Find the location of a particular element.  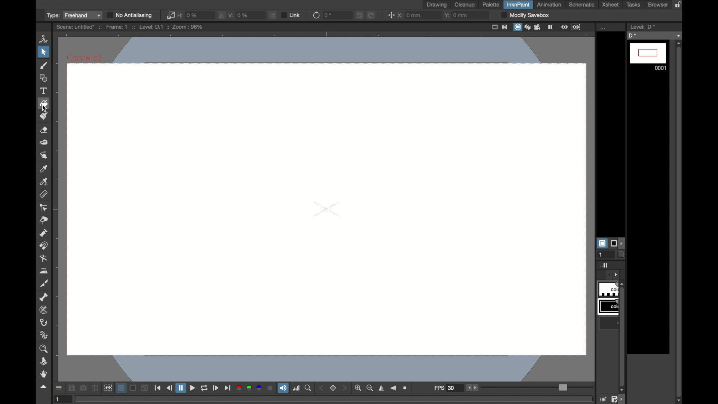

zoom is located at coordinates (308, 388).